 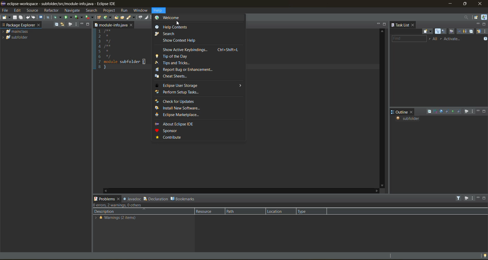 I want to click on task list, so click(x=401, y=26).